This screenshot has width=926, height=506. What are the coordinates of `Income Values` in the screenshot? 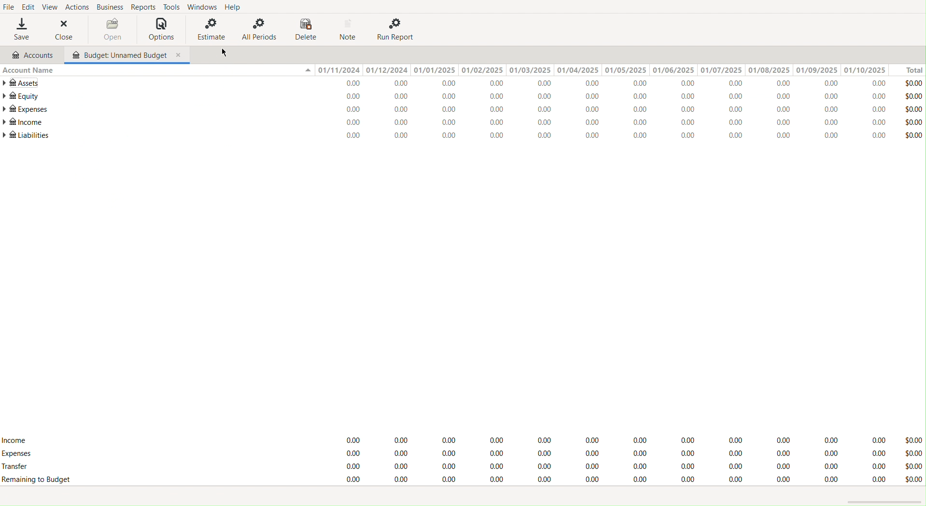 It's located at (610, 438).